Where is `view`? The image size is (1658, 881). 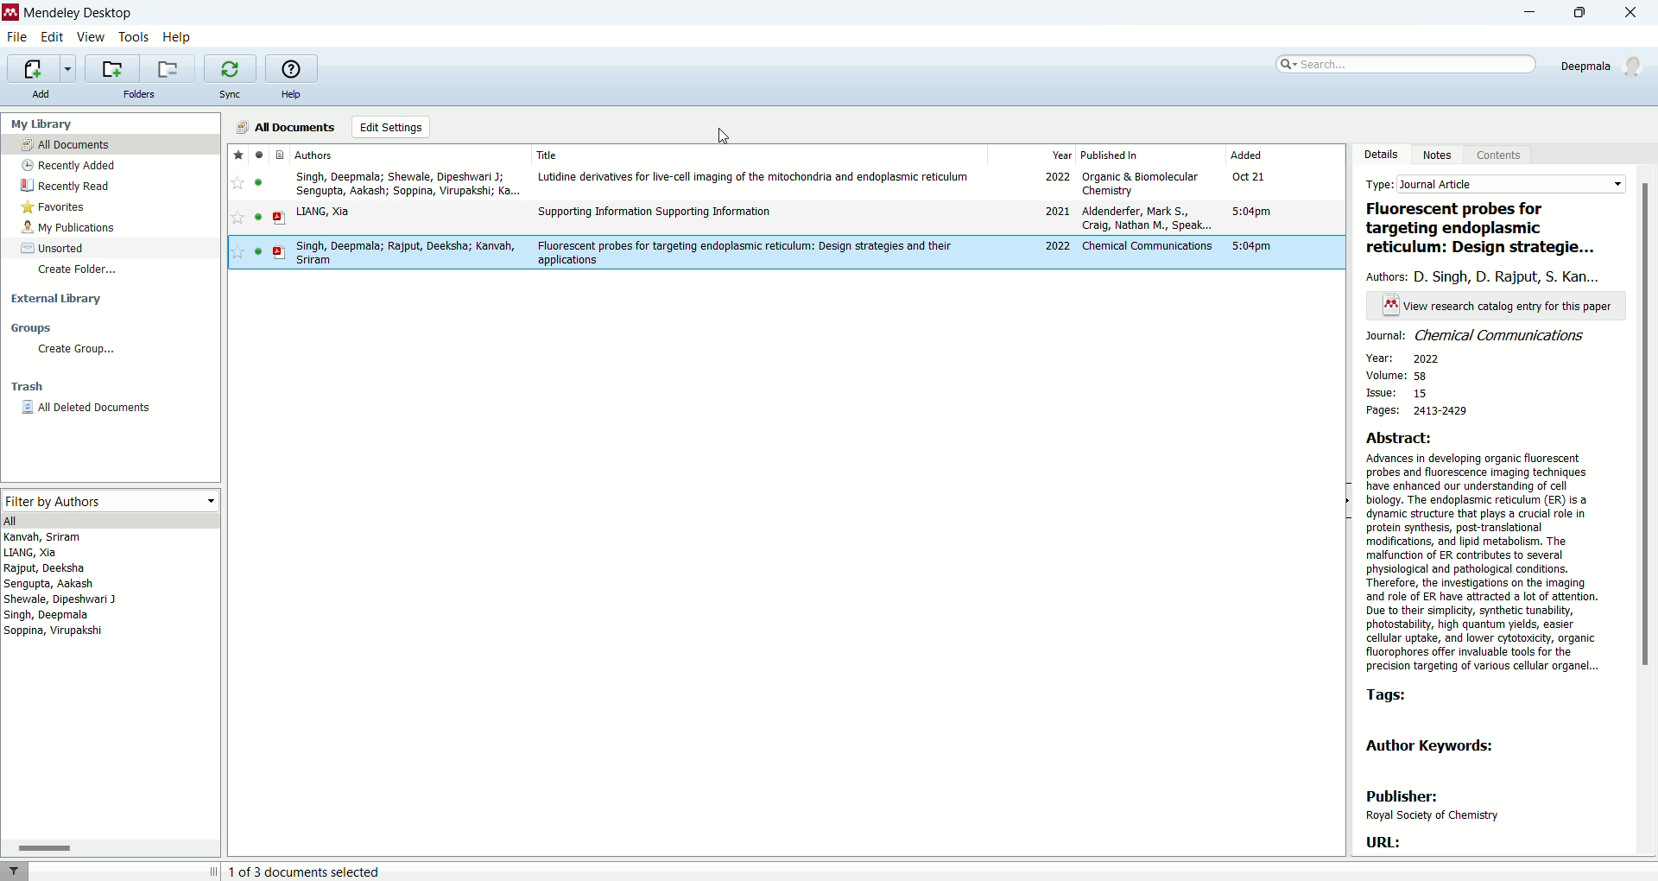 view is located at coordinates (92, 35).